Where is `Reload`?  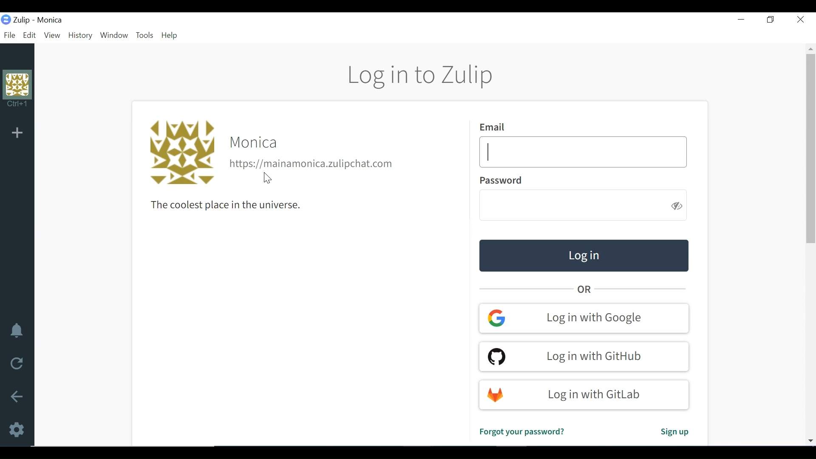
Reload is located at coordinates (14, 364).